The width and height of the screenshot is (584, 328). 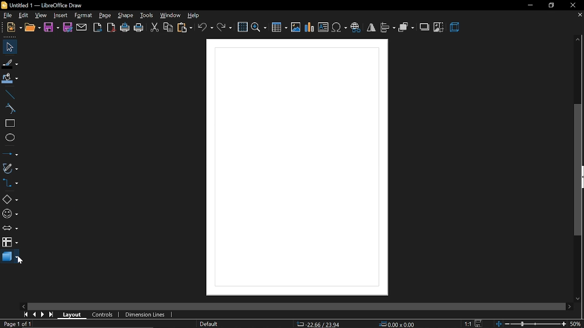 I want to click on close, so click(x=572, y=5).